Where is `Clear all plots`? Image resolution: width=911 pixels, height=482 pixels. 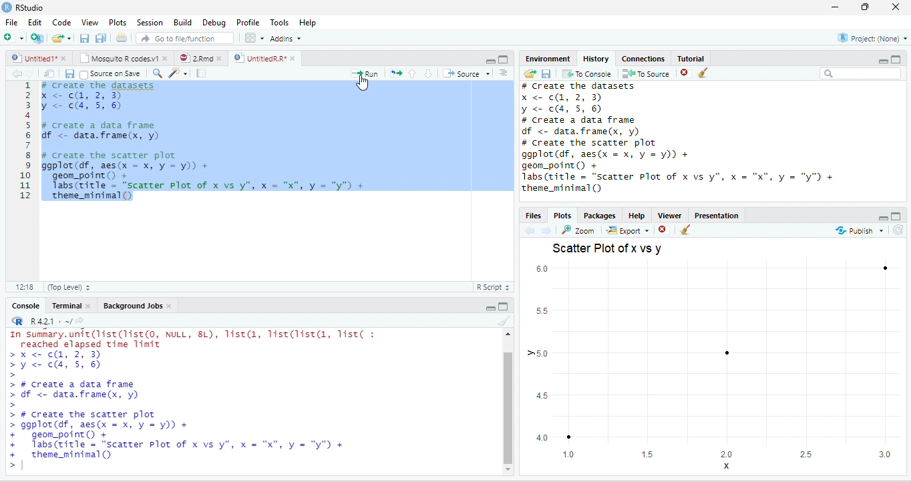 Clear all plots is located at coordinates (686, 230).